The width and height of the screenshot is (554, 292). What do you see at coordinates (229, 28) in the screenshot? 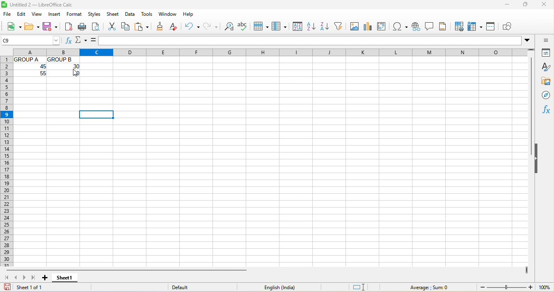
I see `find and replace` at bounding box center [229, 28].